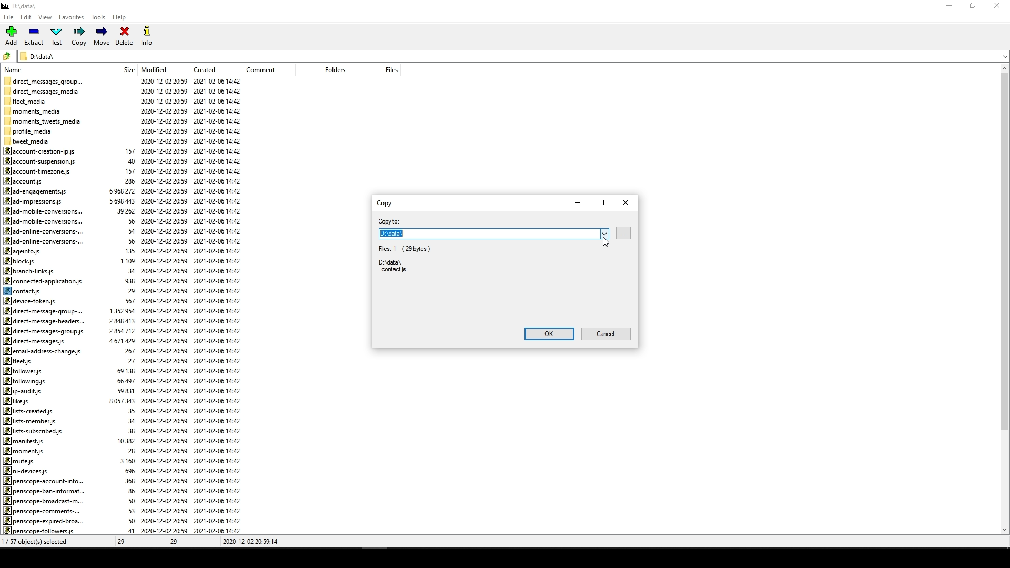 This screenshot has width=1010, height=568. Describe the element at coordinates (252, 542) in the screenshot. I see `2020-12-02 20:59:14` at that location.